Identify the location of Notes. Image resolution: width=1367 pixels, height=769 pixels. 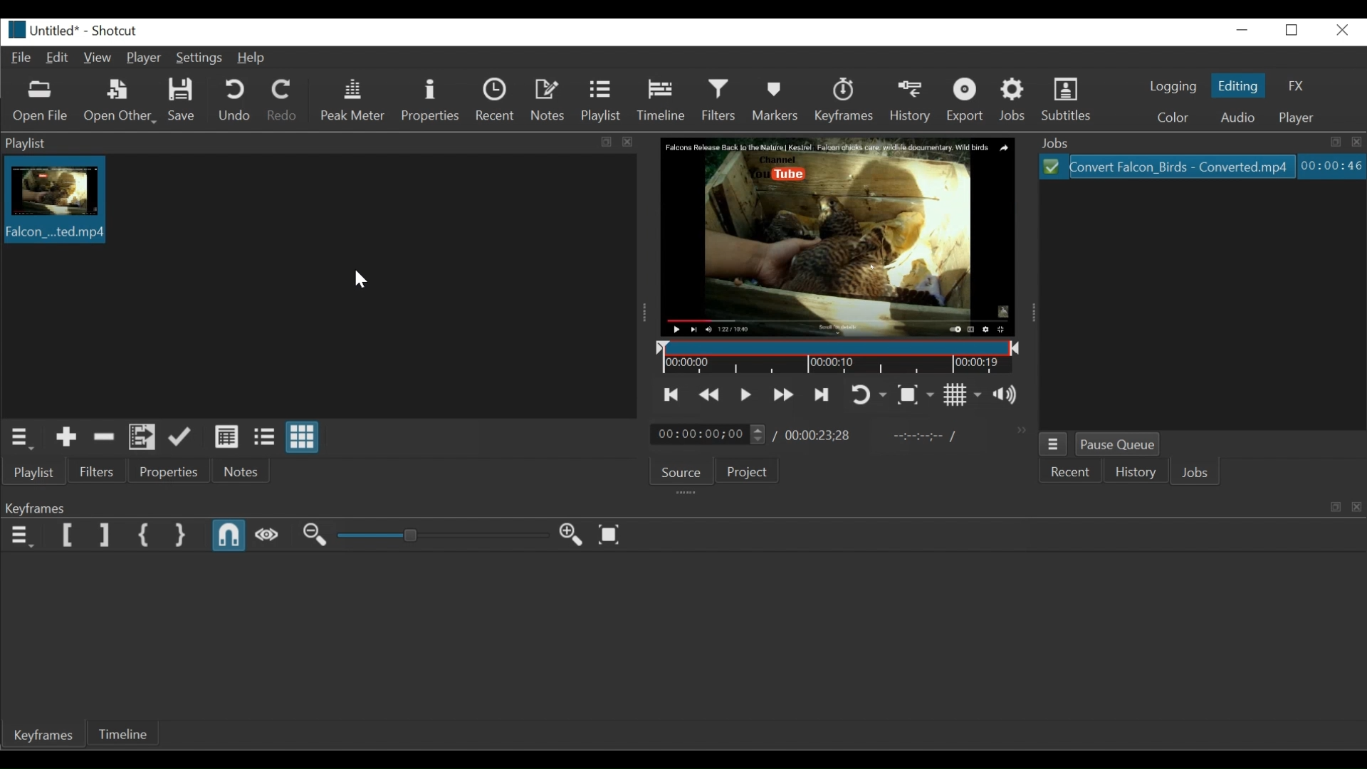
(548, 100).